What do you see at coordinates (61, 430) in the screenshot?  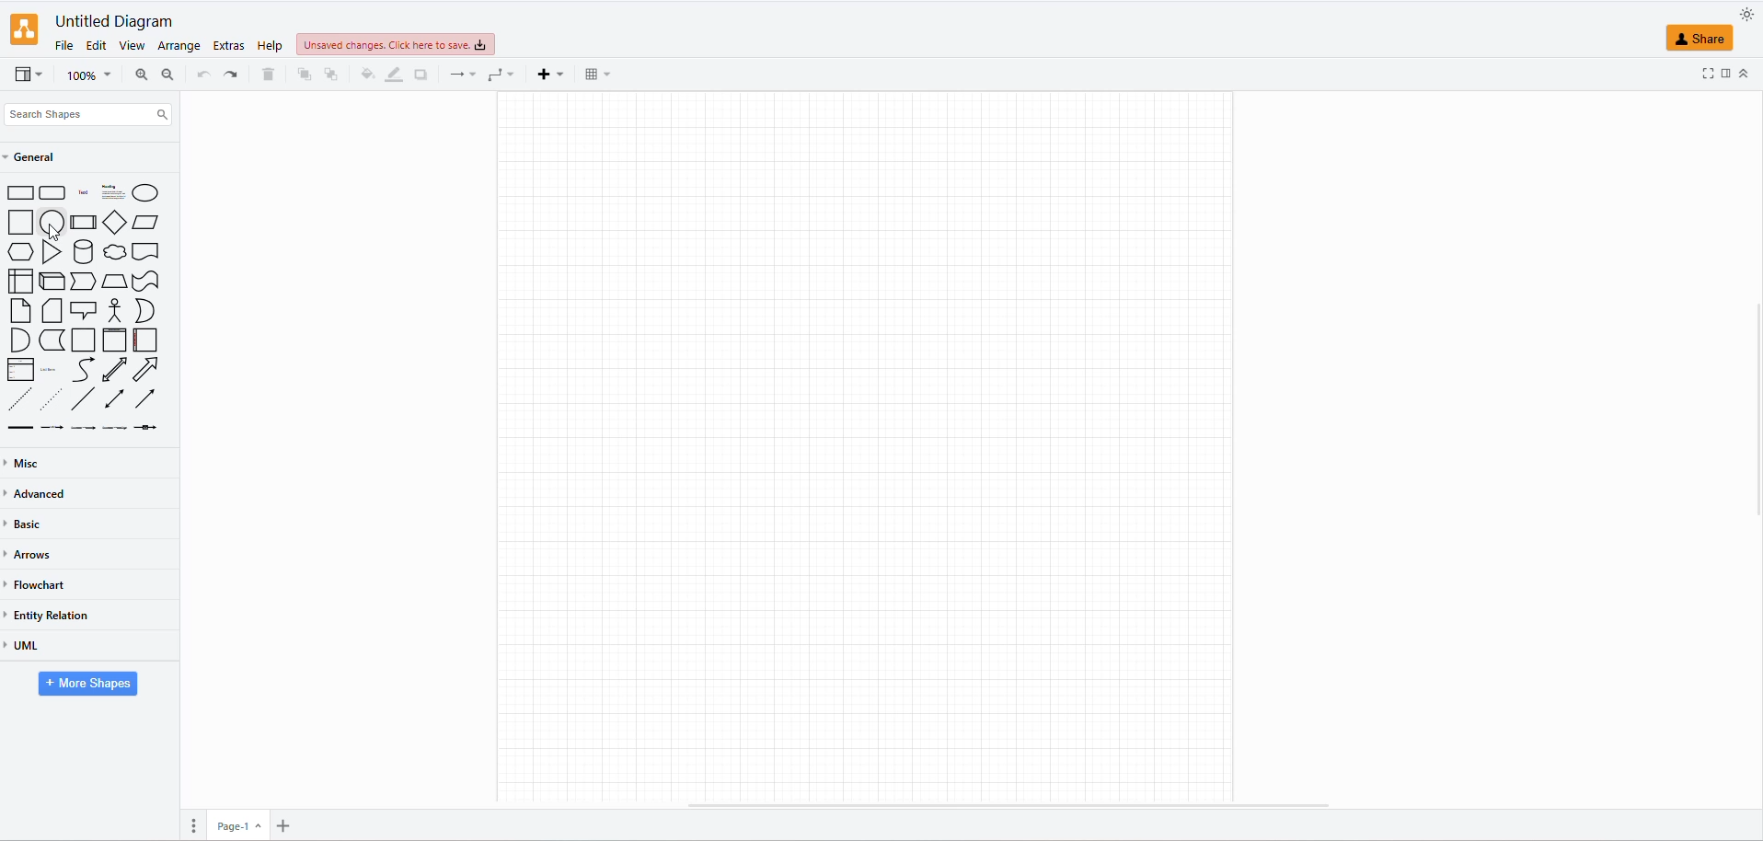 I see `dotted line` at bounding box center [61, 430].